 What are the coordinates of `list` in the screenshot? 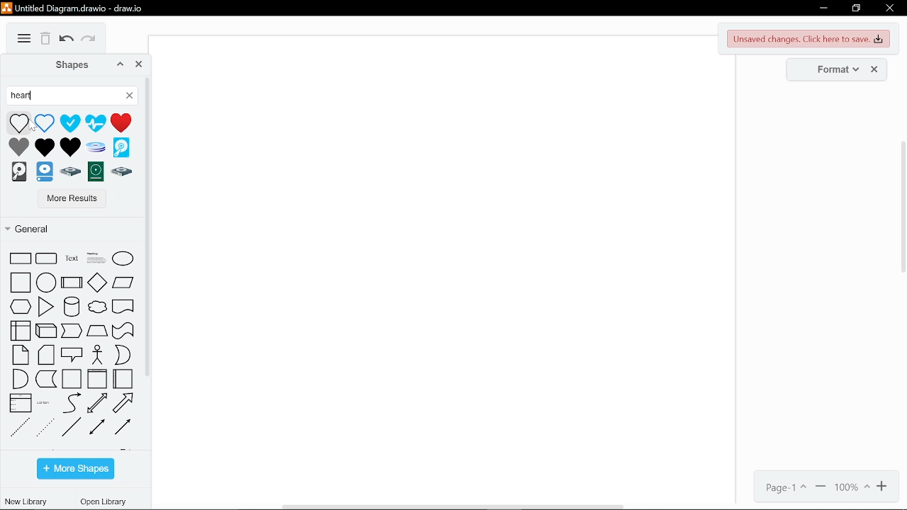 It's located at (21, 403).